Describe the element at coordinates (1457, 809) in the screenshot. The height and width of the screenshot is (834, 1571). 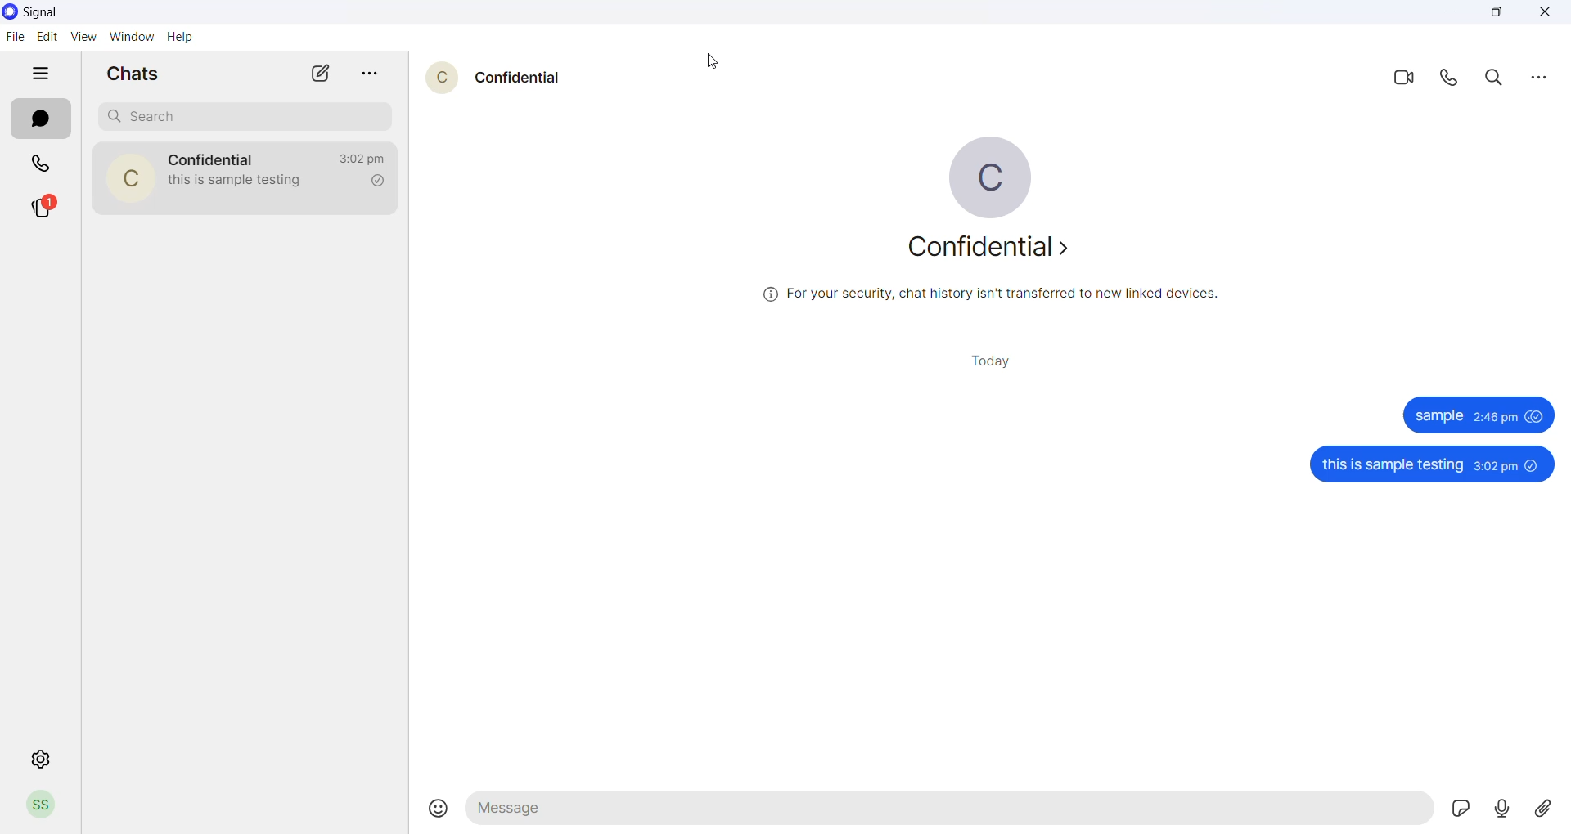
I see `sticker` at that location.